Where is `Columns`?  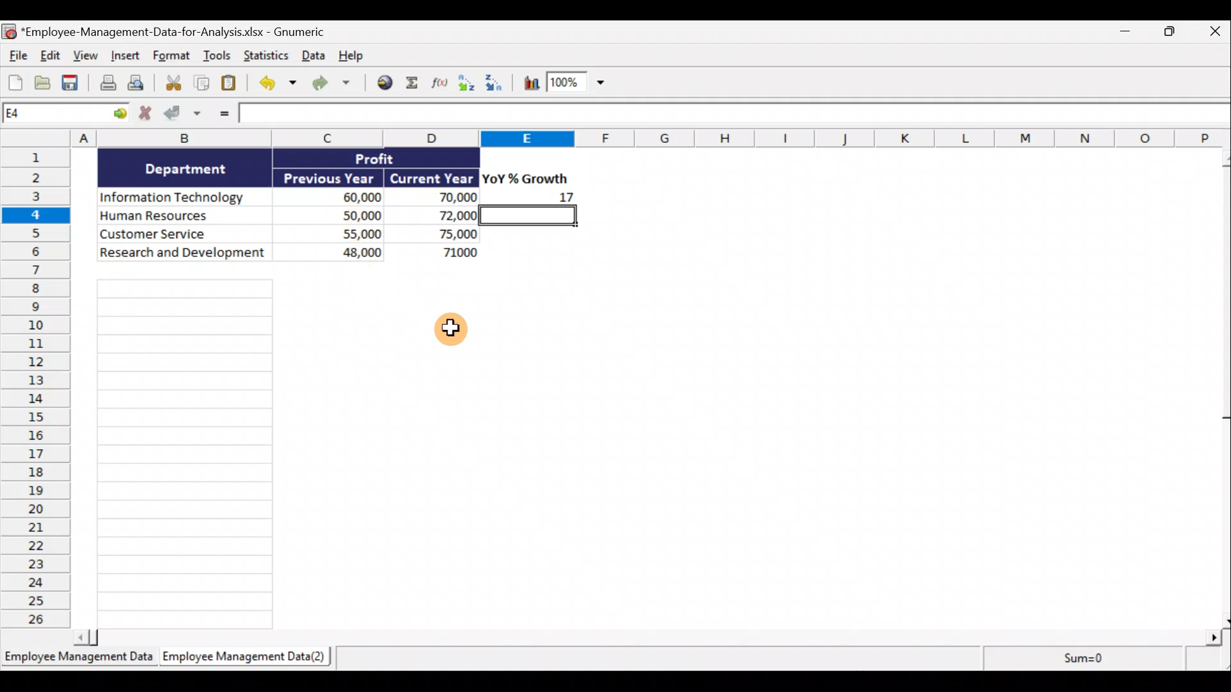 Columns is located at coordinates (615, 138).